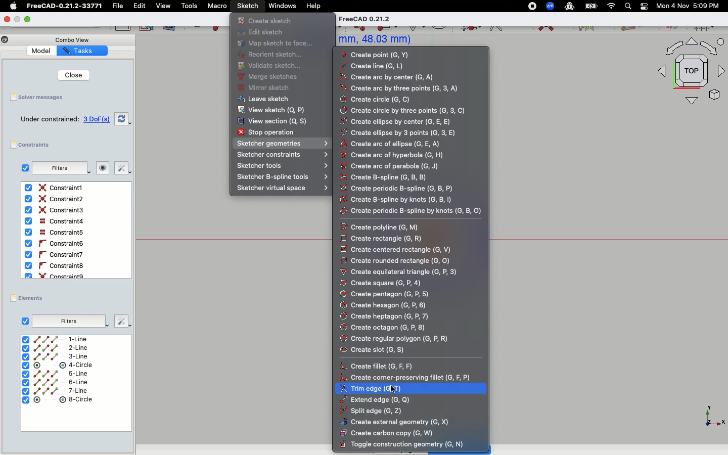 The width and height of the screenshot is (728, 455). I want to click on Create arc of parabola, so click(390, 167).